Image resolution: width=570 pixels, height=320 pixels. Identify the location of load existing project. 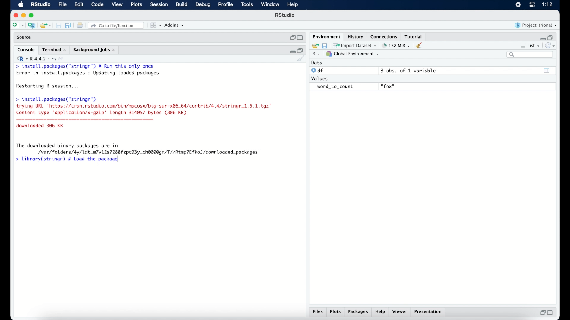
(47, 26).